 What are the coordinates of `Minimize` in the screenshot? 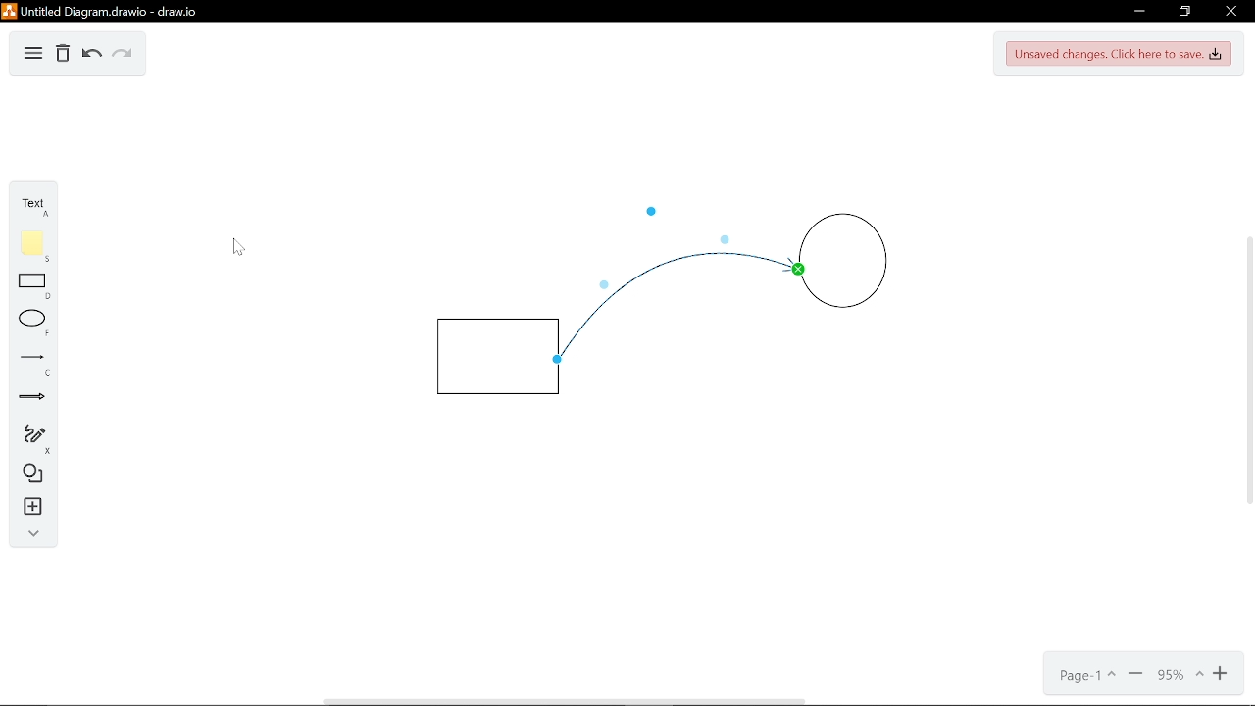 It's located at (1139, 11).